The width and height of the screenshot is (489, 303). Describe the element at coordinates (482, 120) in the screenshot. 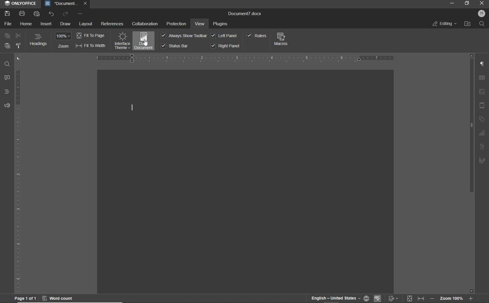

I see `SHAPE` at that location.